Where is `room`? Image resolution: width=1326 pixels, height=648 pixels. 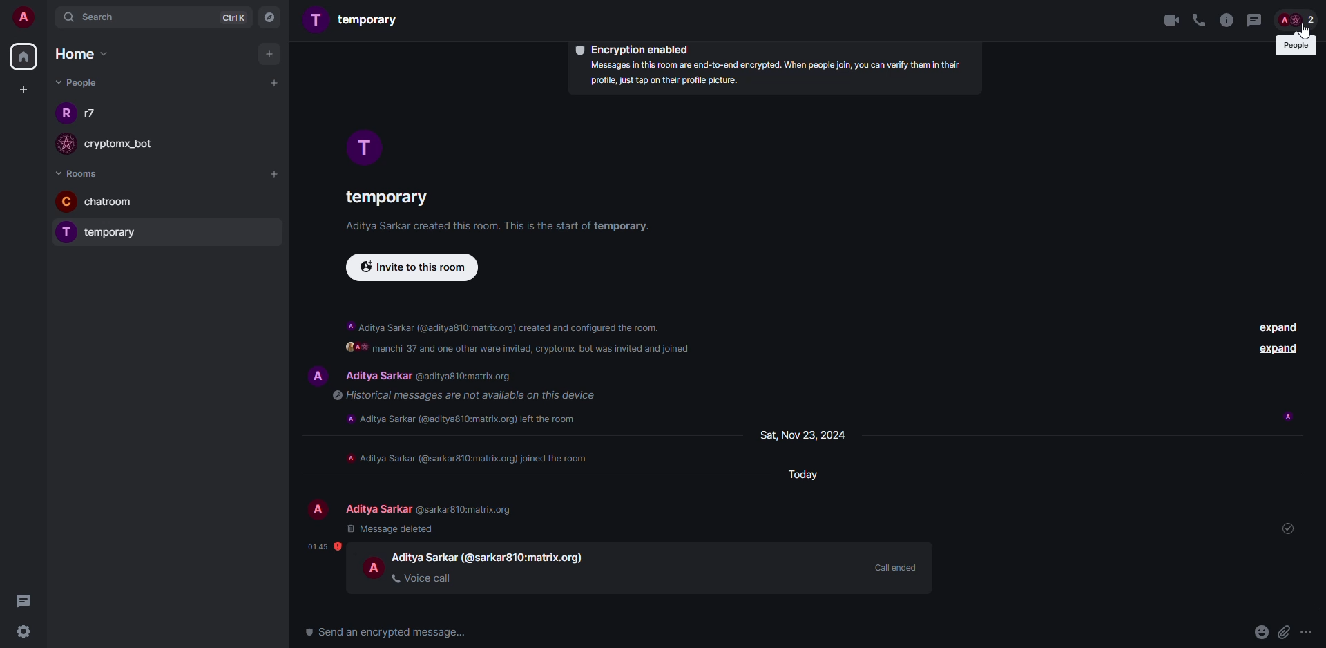
room is located at coordinates (385, 195).